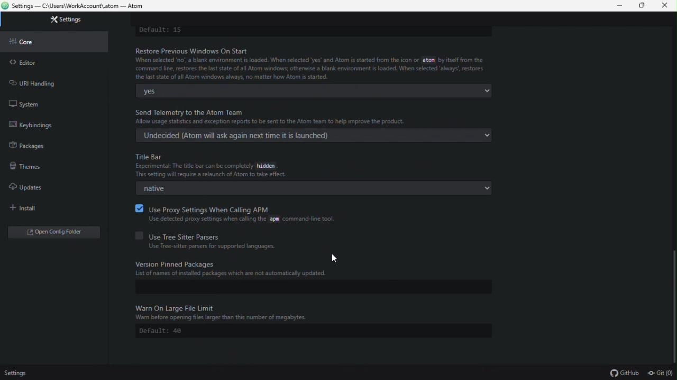  What do you see at coordinates (162, 30) in the screenshot?
I see `default 15` at bounding box center [162, 30].